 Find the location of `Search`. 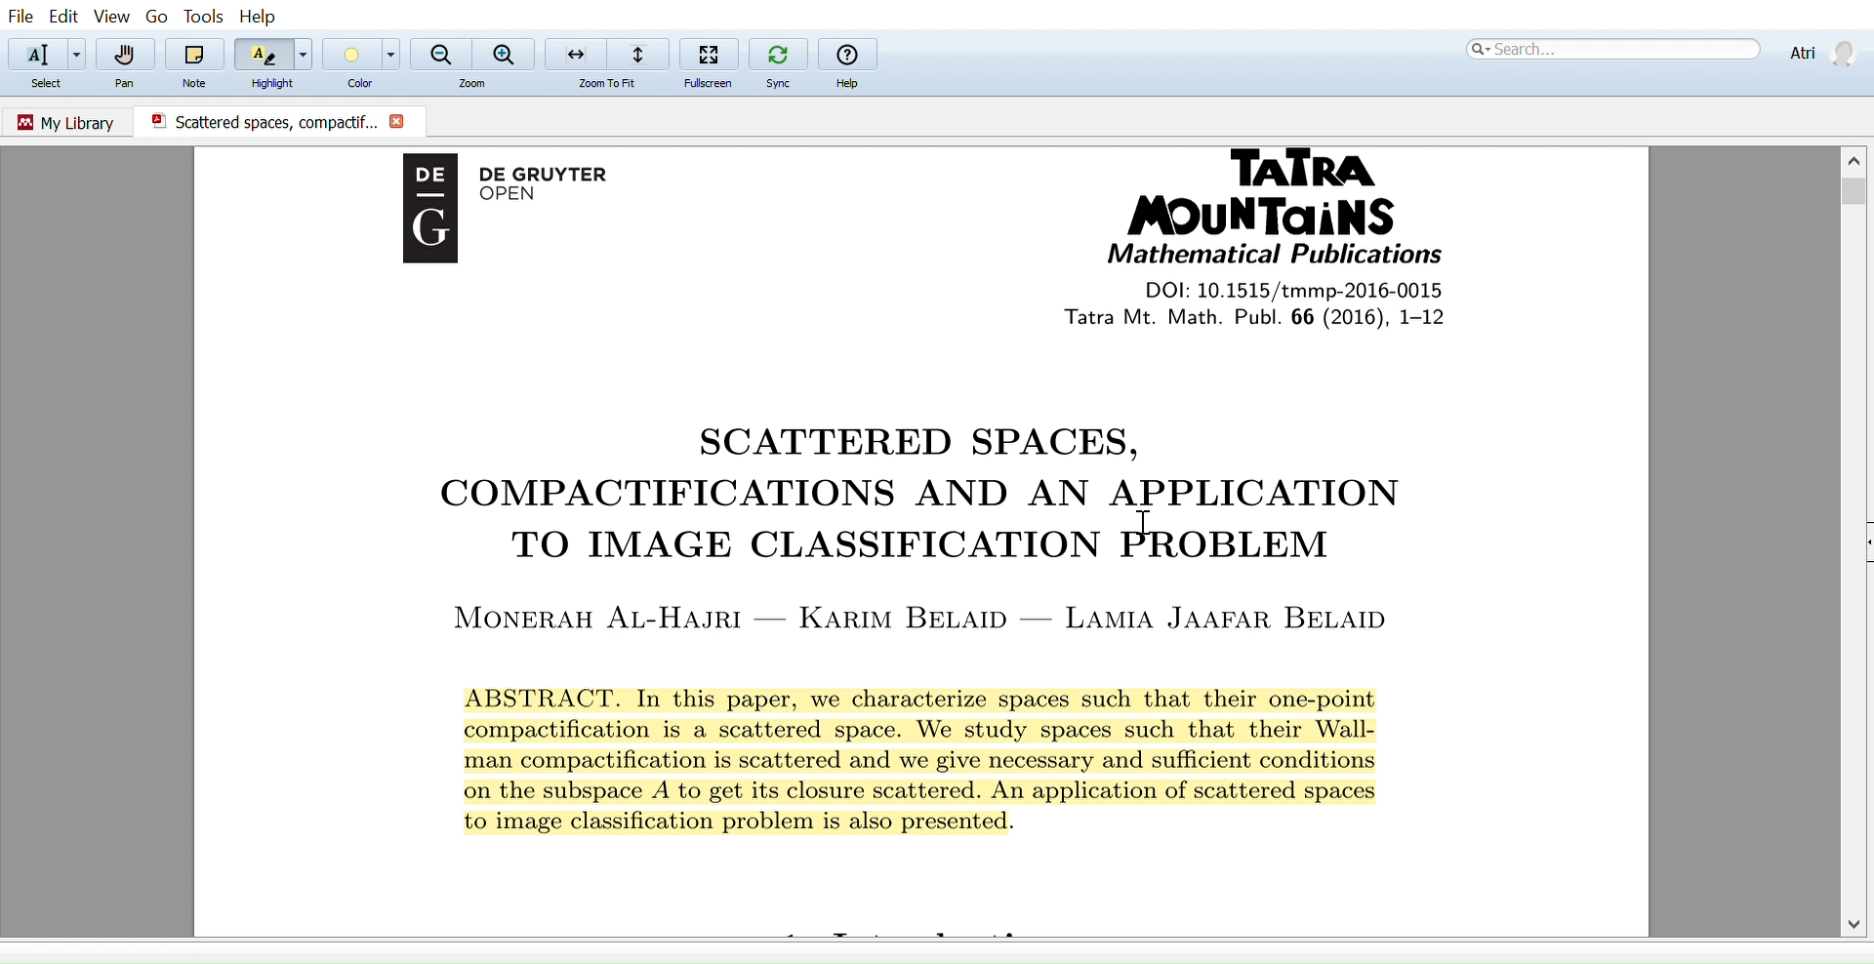

Search is located at coordinates (1610, 49).